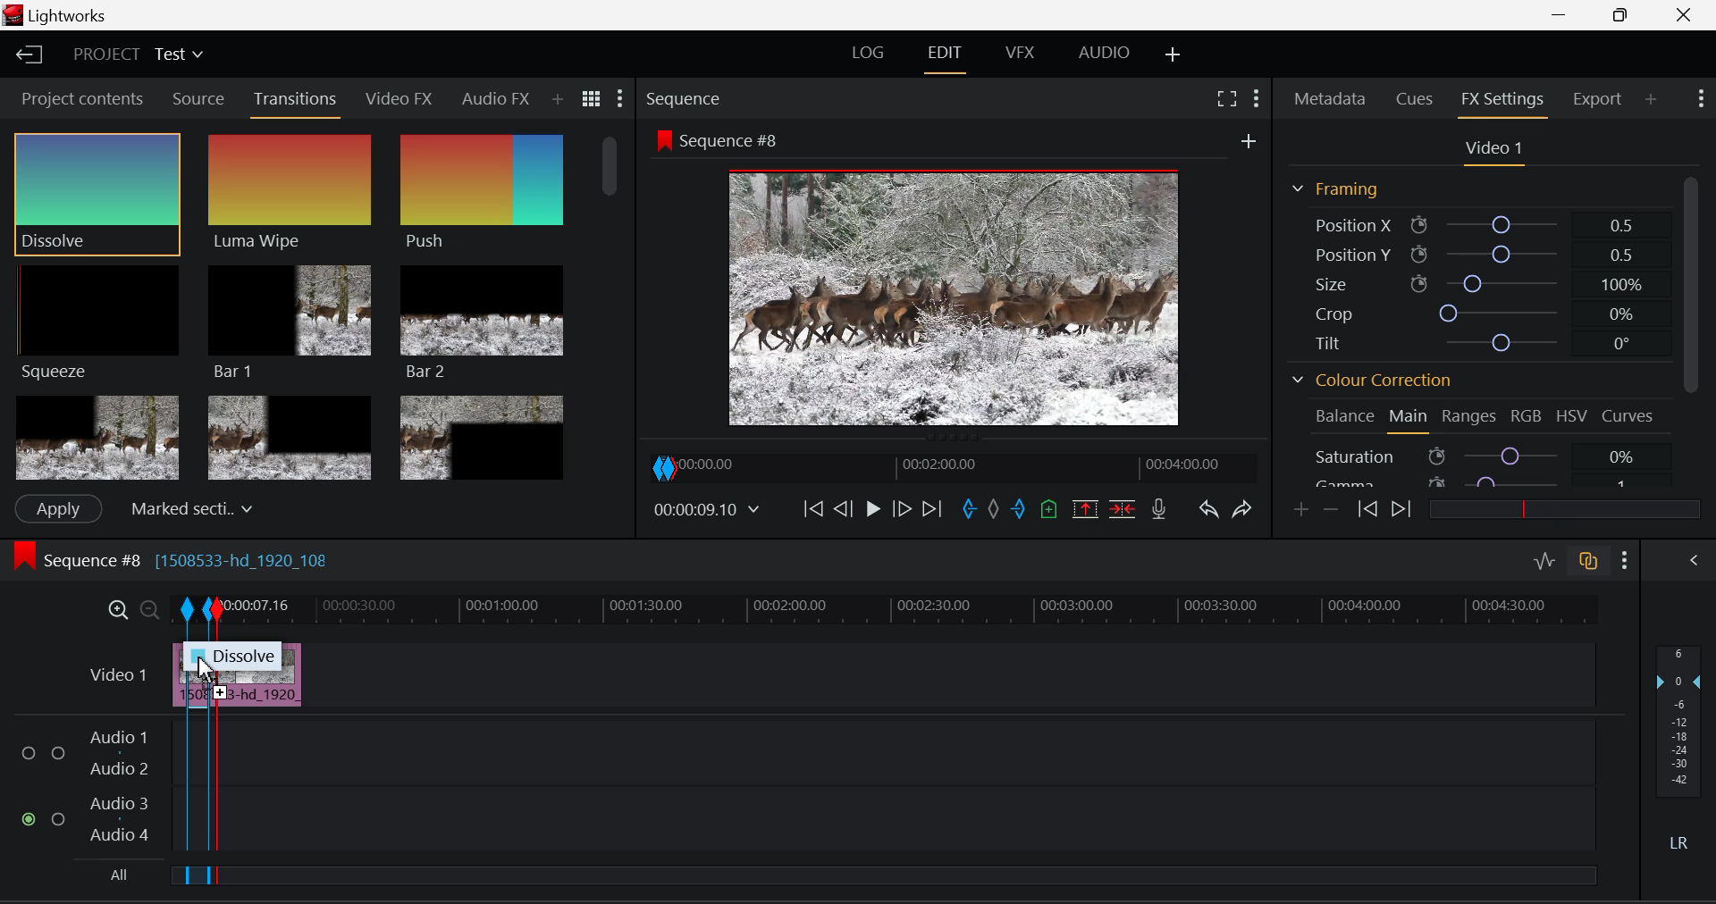 The height and width of the screenshot is (904, 1716). What do you see at coordinates (96, 439) in the screenshot?
I see `Box 1` at bounding box center [96, 439].